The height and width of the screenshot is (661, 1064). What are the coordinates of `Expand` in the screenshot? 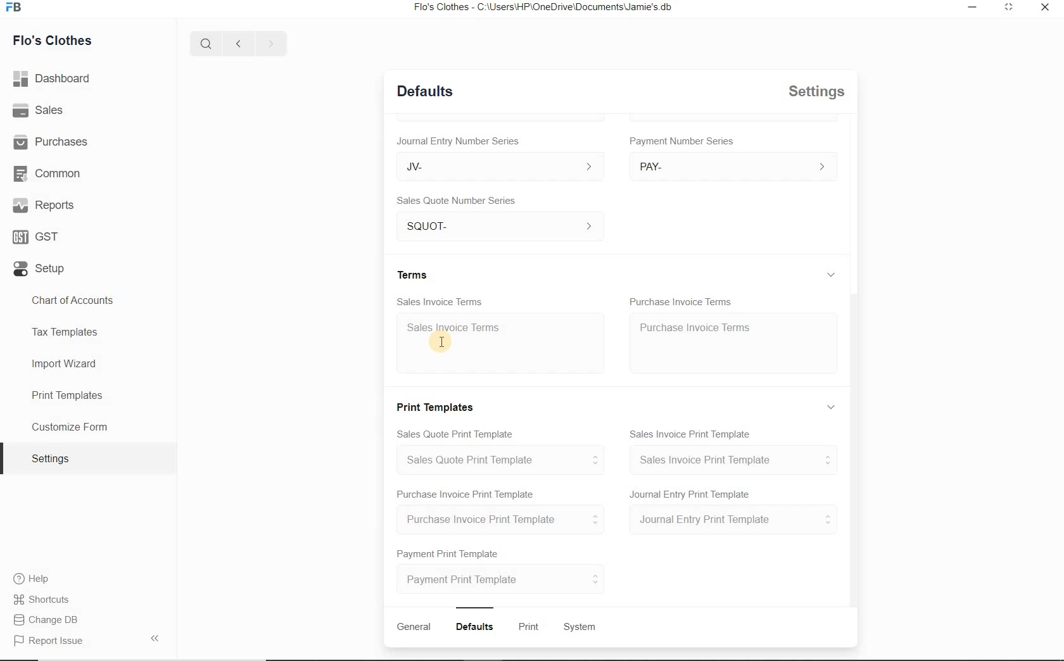 It's located at (831, 274).